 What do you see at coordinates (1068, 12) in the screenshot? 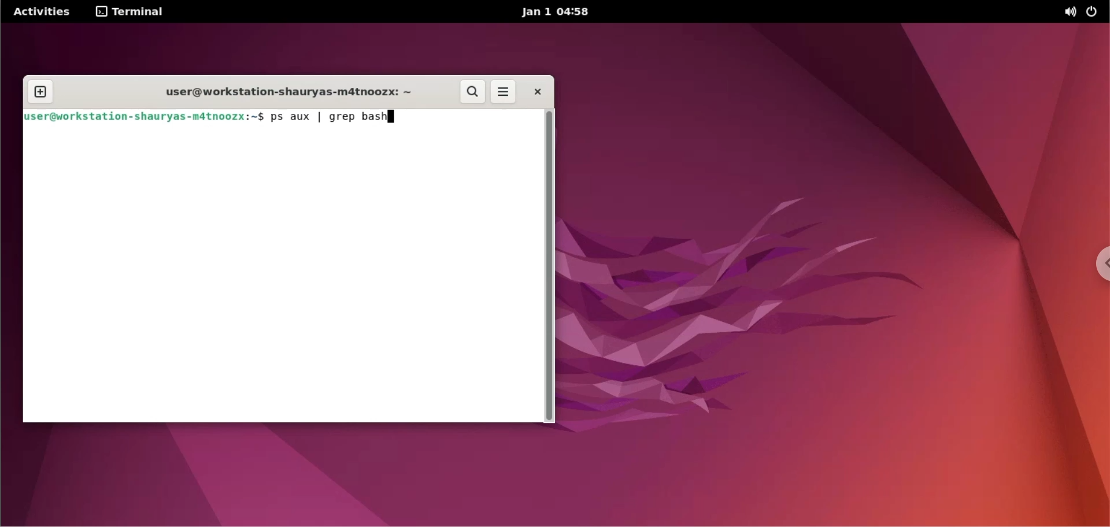
I see `sound options` at bounding box center [1068, 12].